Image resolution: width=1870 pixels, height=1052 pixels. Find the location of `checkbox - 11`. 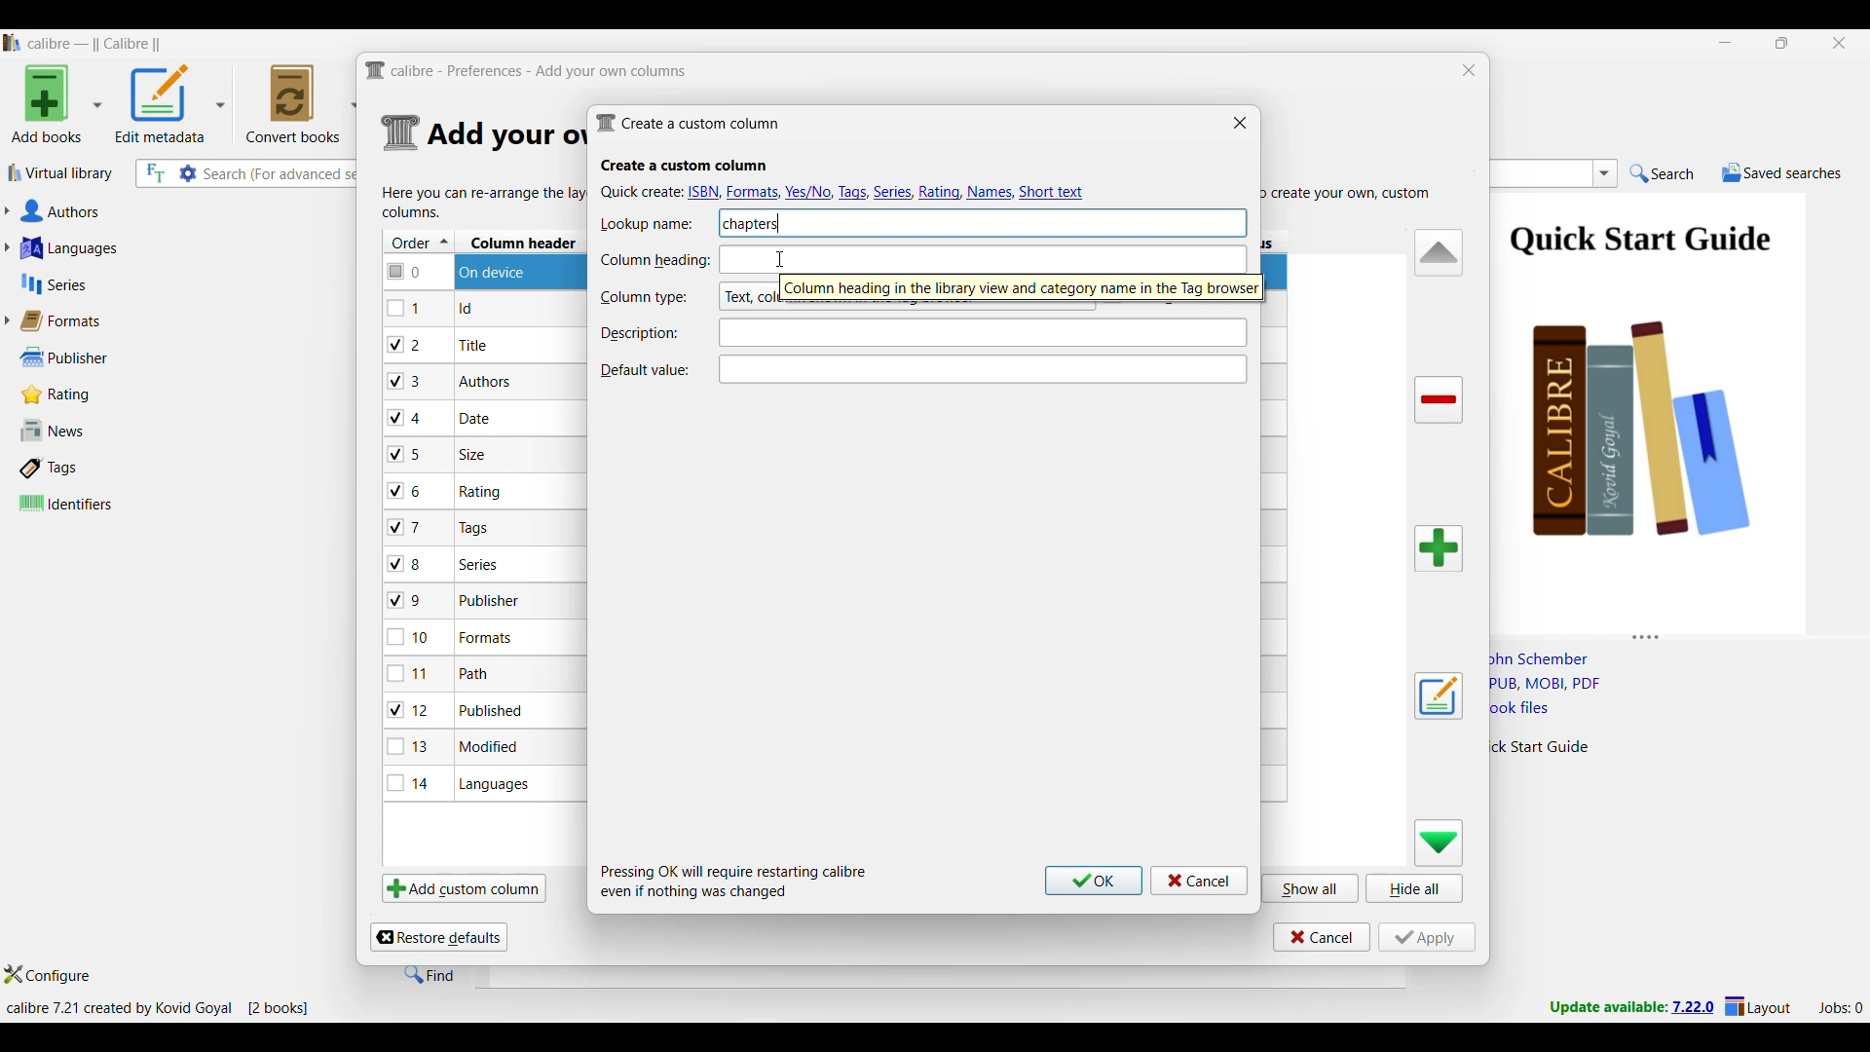

checkbox - 11 is located at coordinates (411, 673).